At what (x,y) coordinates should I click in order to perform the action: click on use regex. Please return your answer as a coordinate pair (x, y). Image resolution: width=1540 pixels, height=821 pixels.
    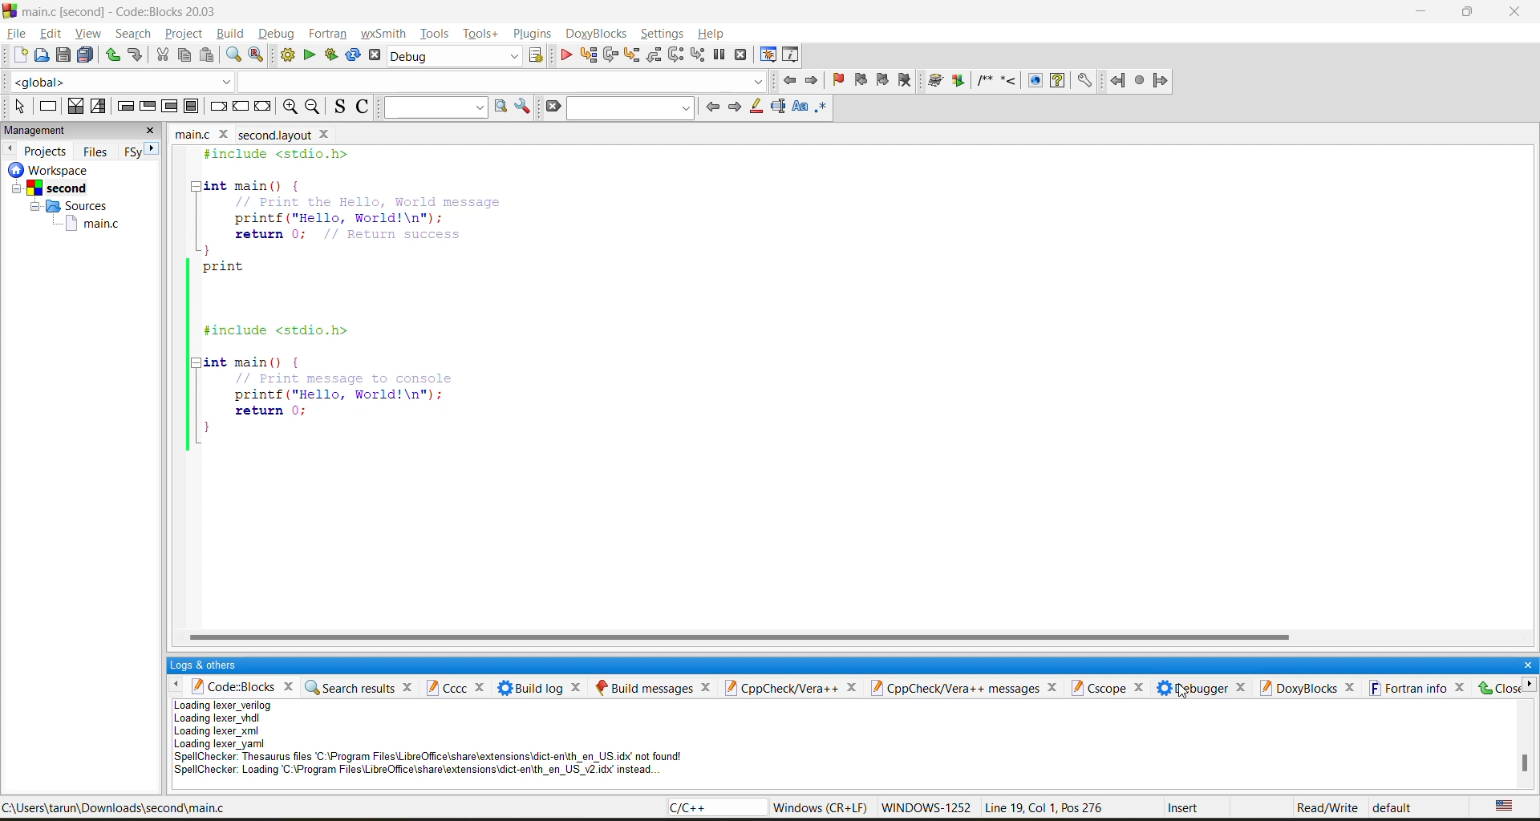
    Looking at the image, I should click on (823, 111).